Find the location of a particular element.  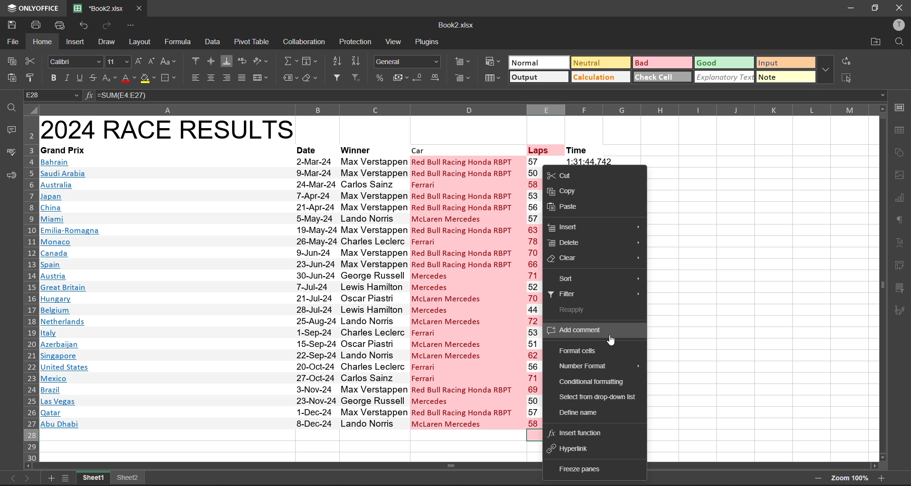

minimize is located at coordinates (849, 9).